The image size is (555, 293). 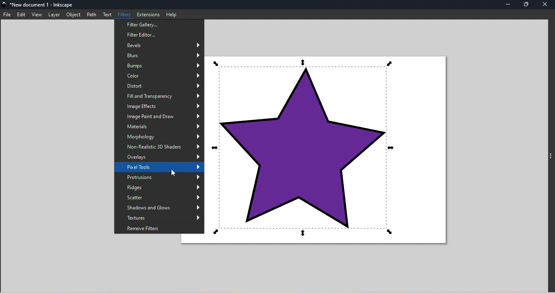 I want to click on Textures, so click(x=157, y=217).